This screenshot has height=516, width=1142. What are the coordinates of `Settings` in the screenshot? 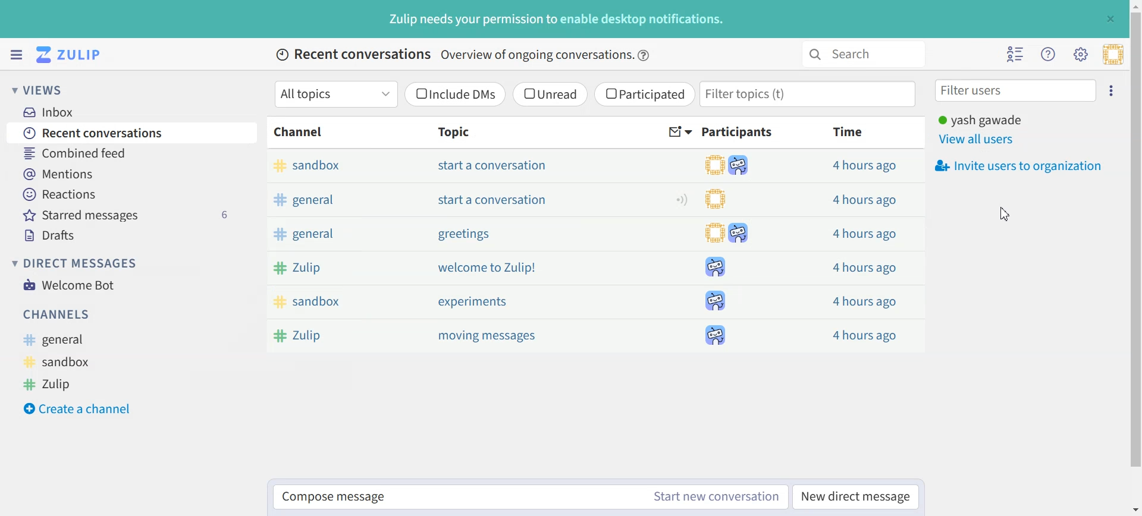 It's located at (1113, 89).